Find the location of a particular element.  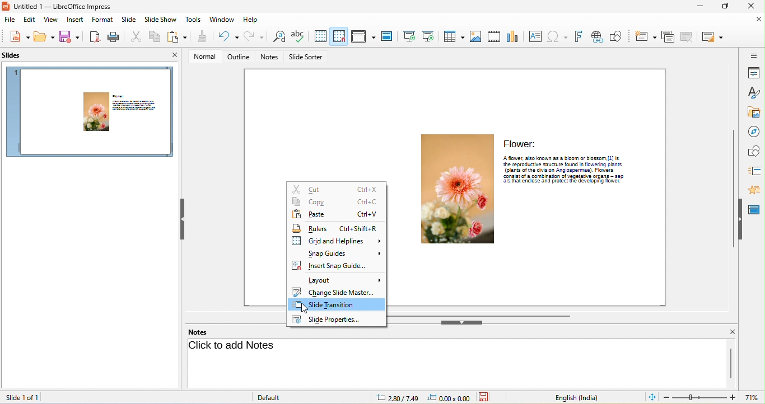

slides is located at coordinates (12, 55).